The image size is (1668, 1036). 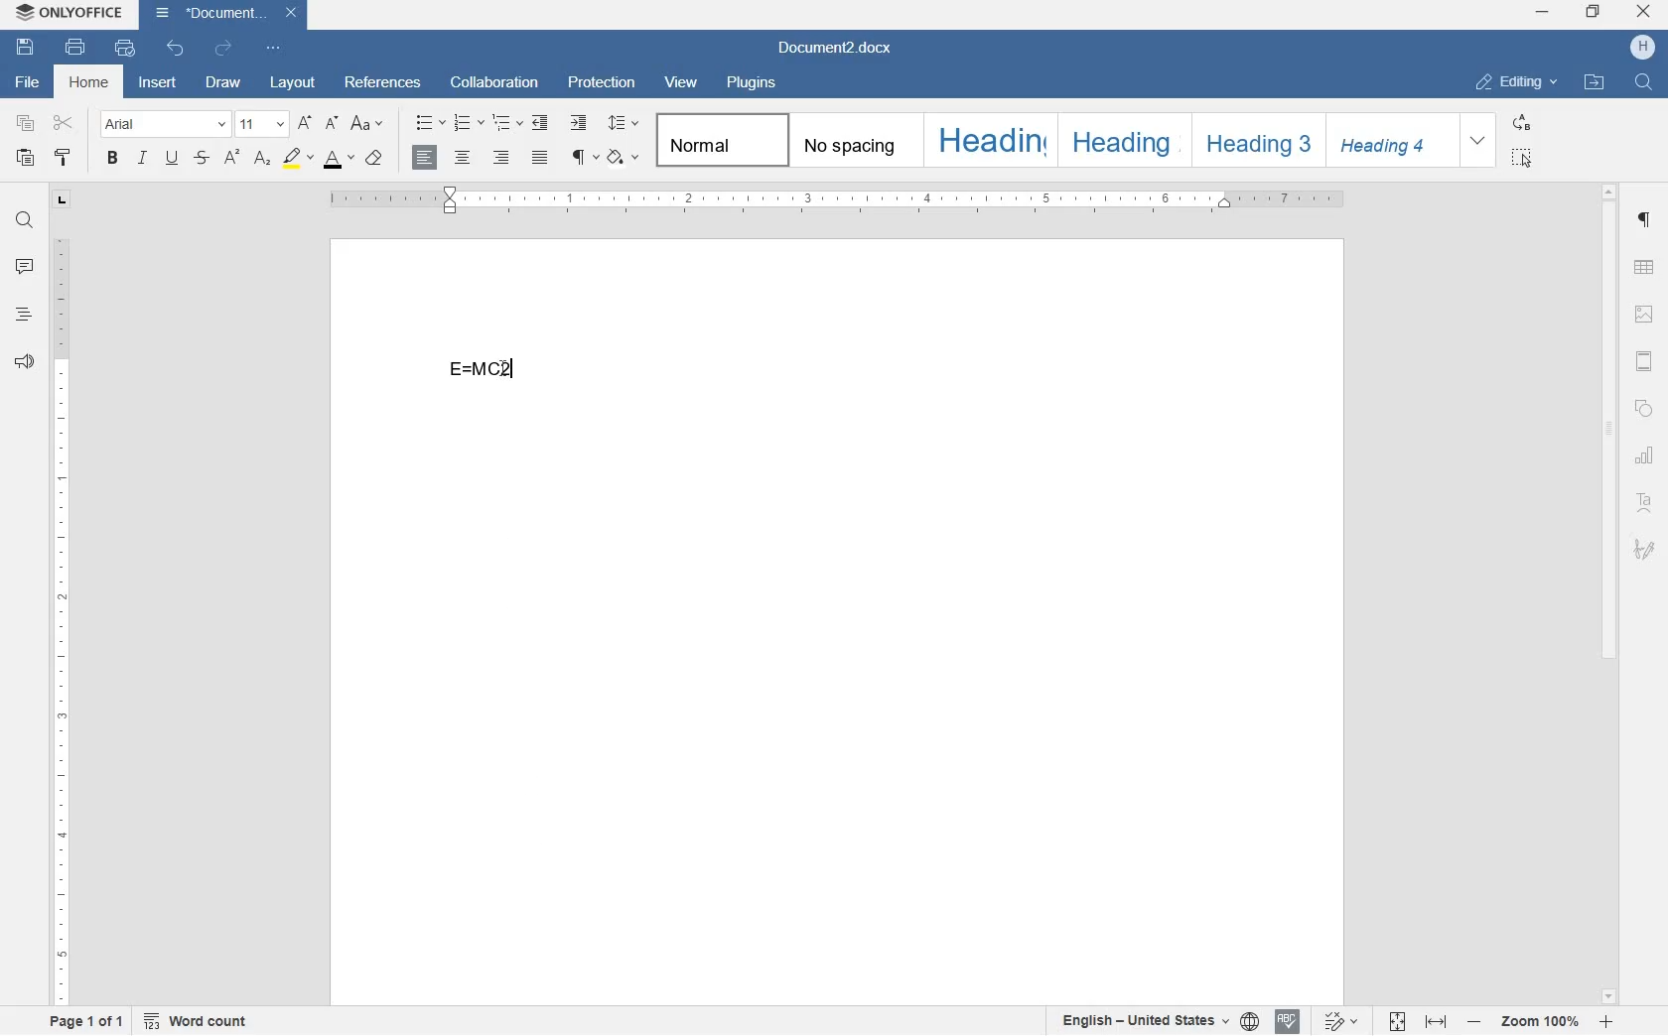 I want to click on highlight color, so click(x=297, y=159).